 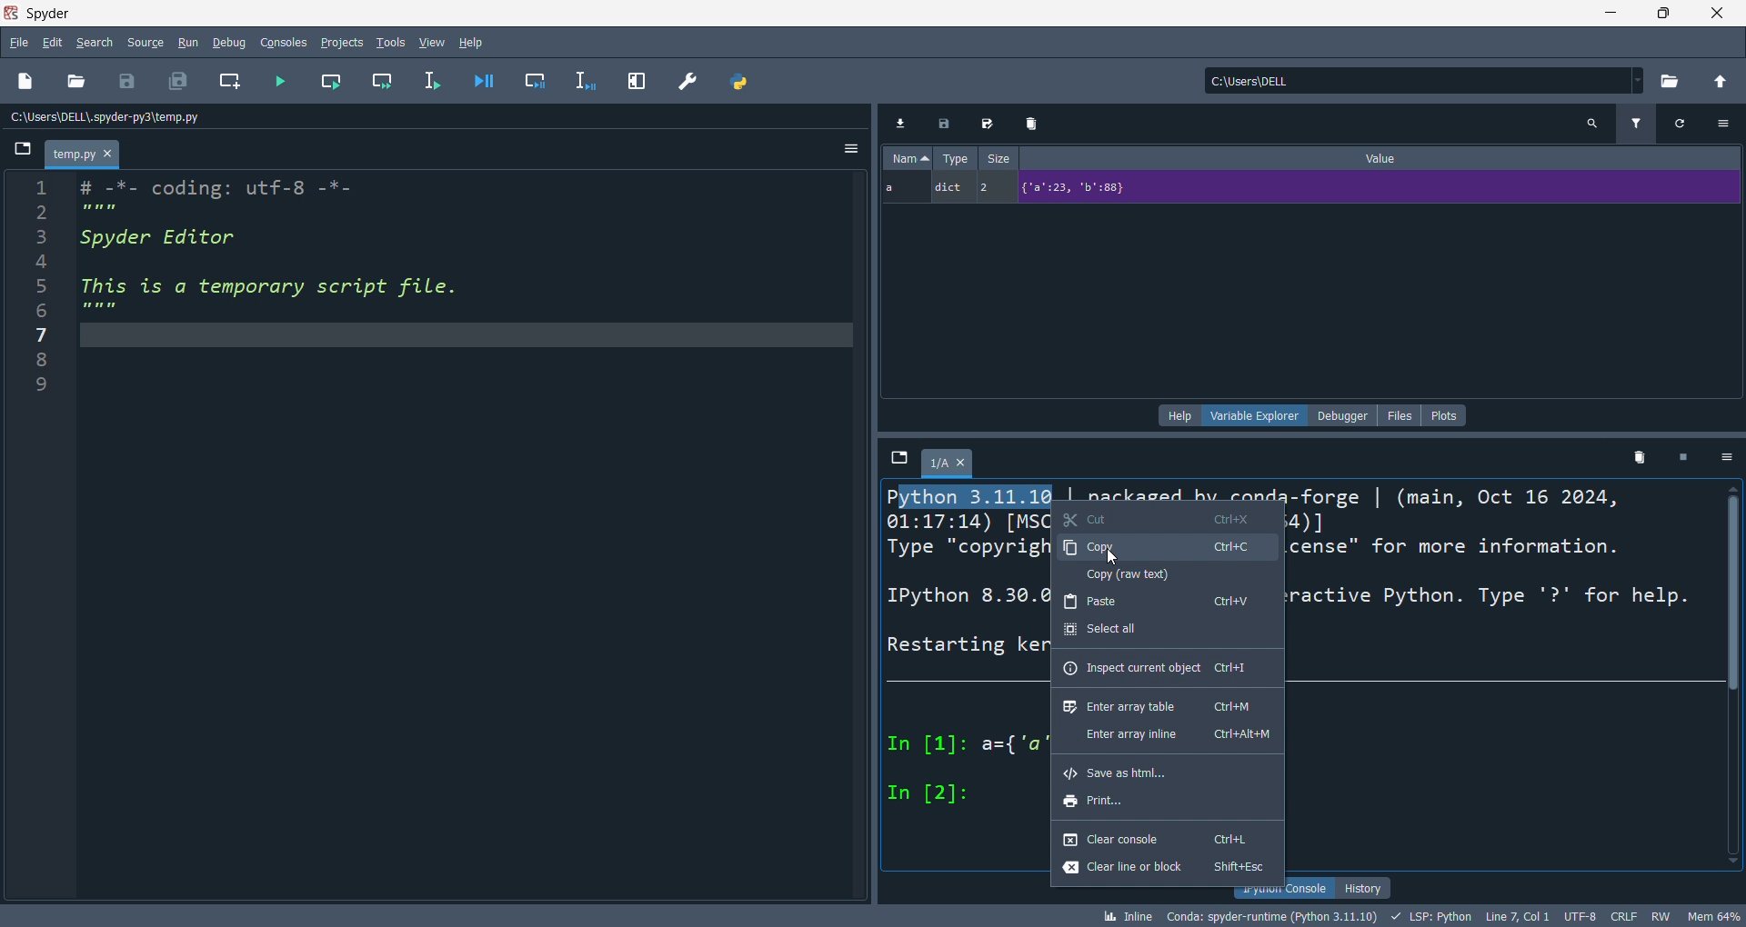 What do you see at coordinates (129, 82) in the screenshot?
I see `save` at bounding box center [129, 82].